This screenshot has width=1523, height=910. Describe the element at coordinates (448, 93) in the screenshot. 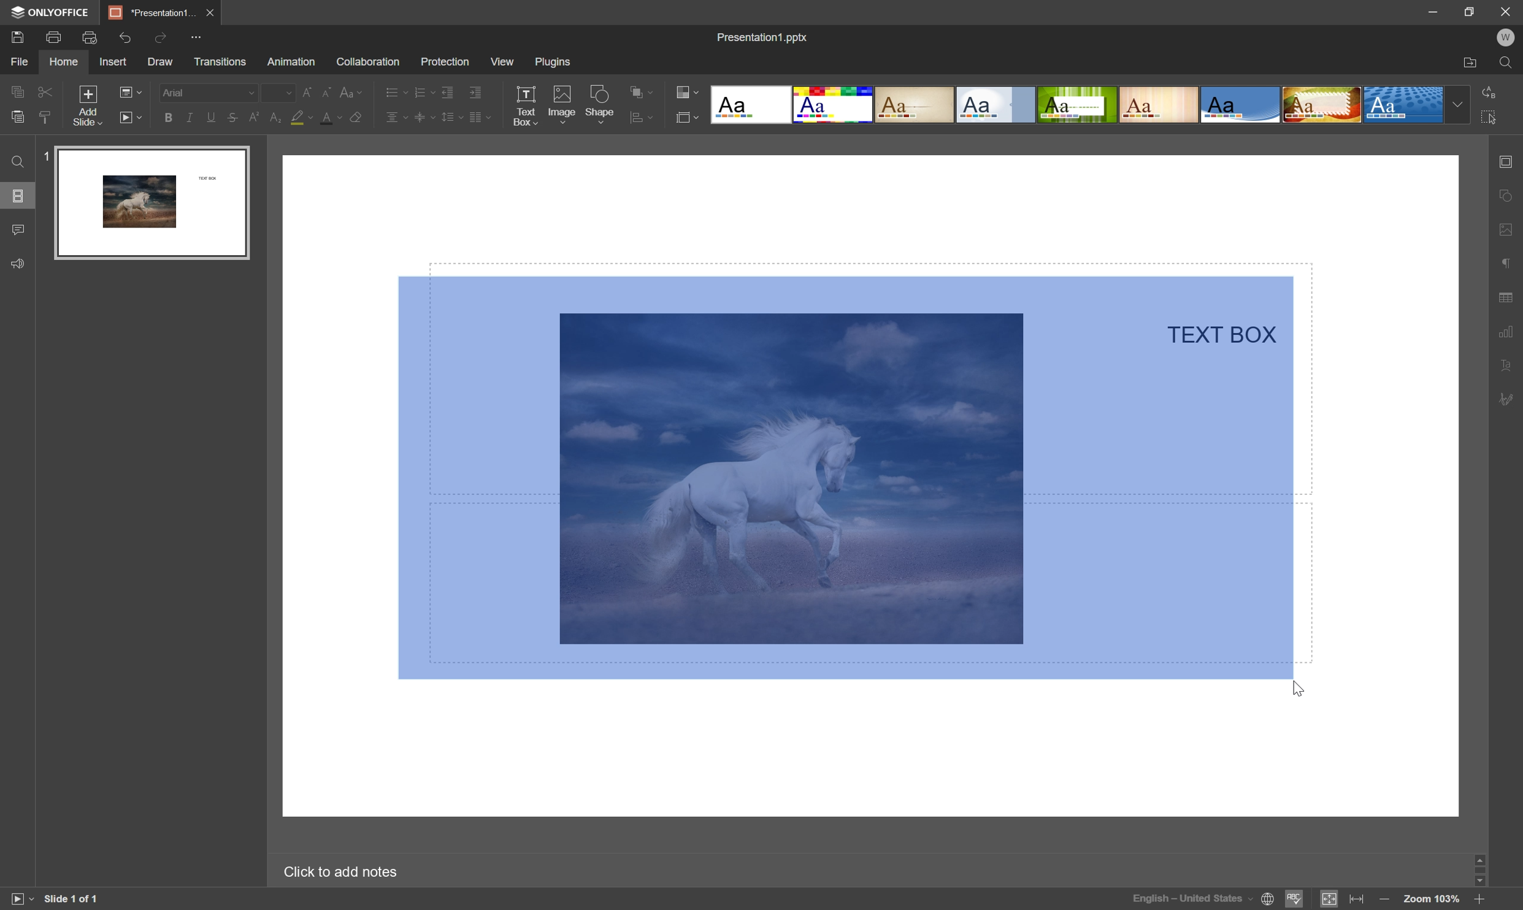

I see `decrease indent` at that location.